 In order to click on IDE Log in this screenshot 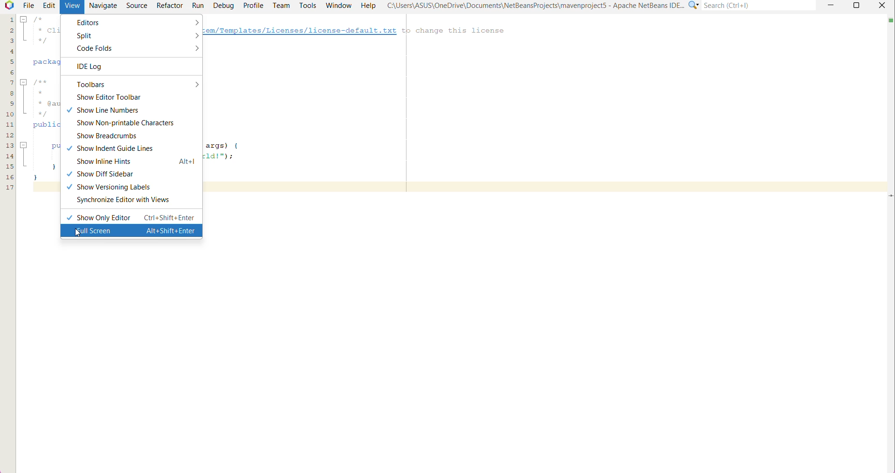, I will do `click(108, 66)`.